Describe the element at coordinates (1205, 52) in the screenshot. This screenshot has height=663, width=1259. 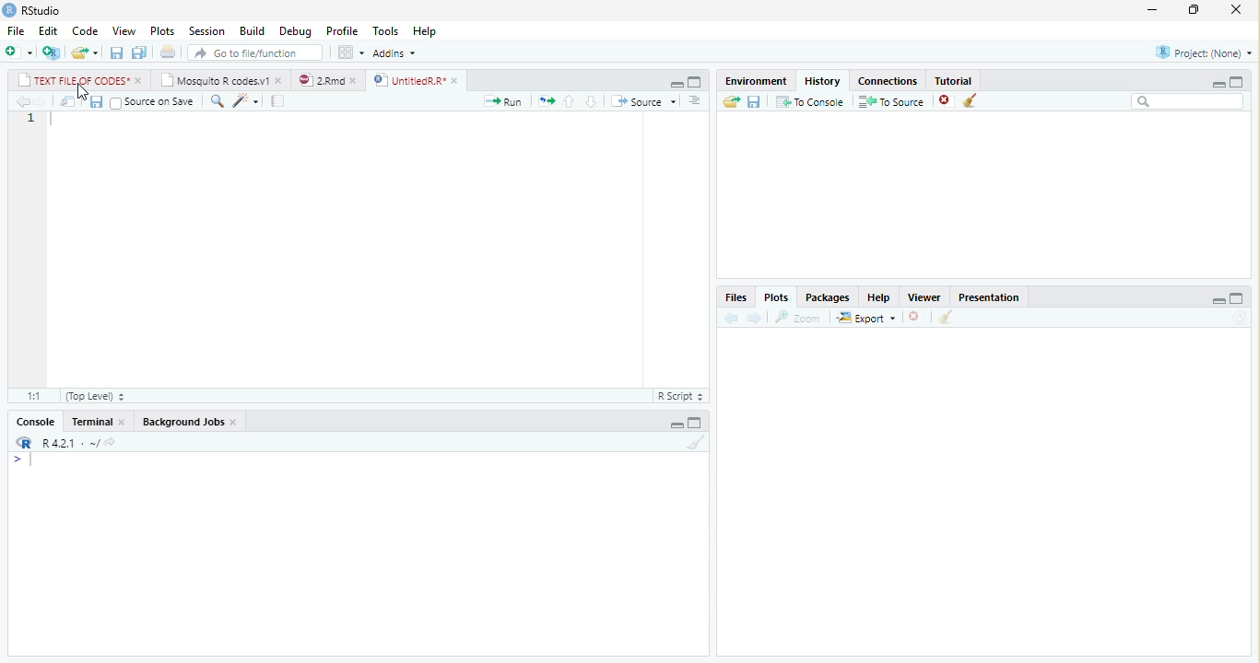
I see `Project(None)` at that location.